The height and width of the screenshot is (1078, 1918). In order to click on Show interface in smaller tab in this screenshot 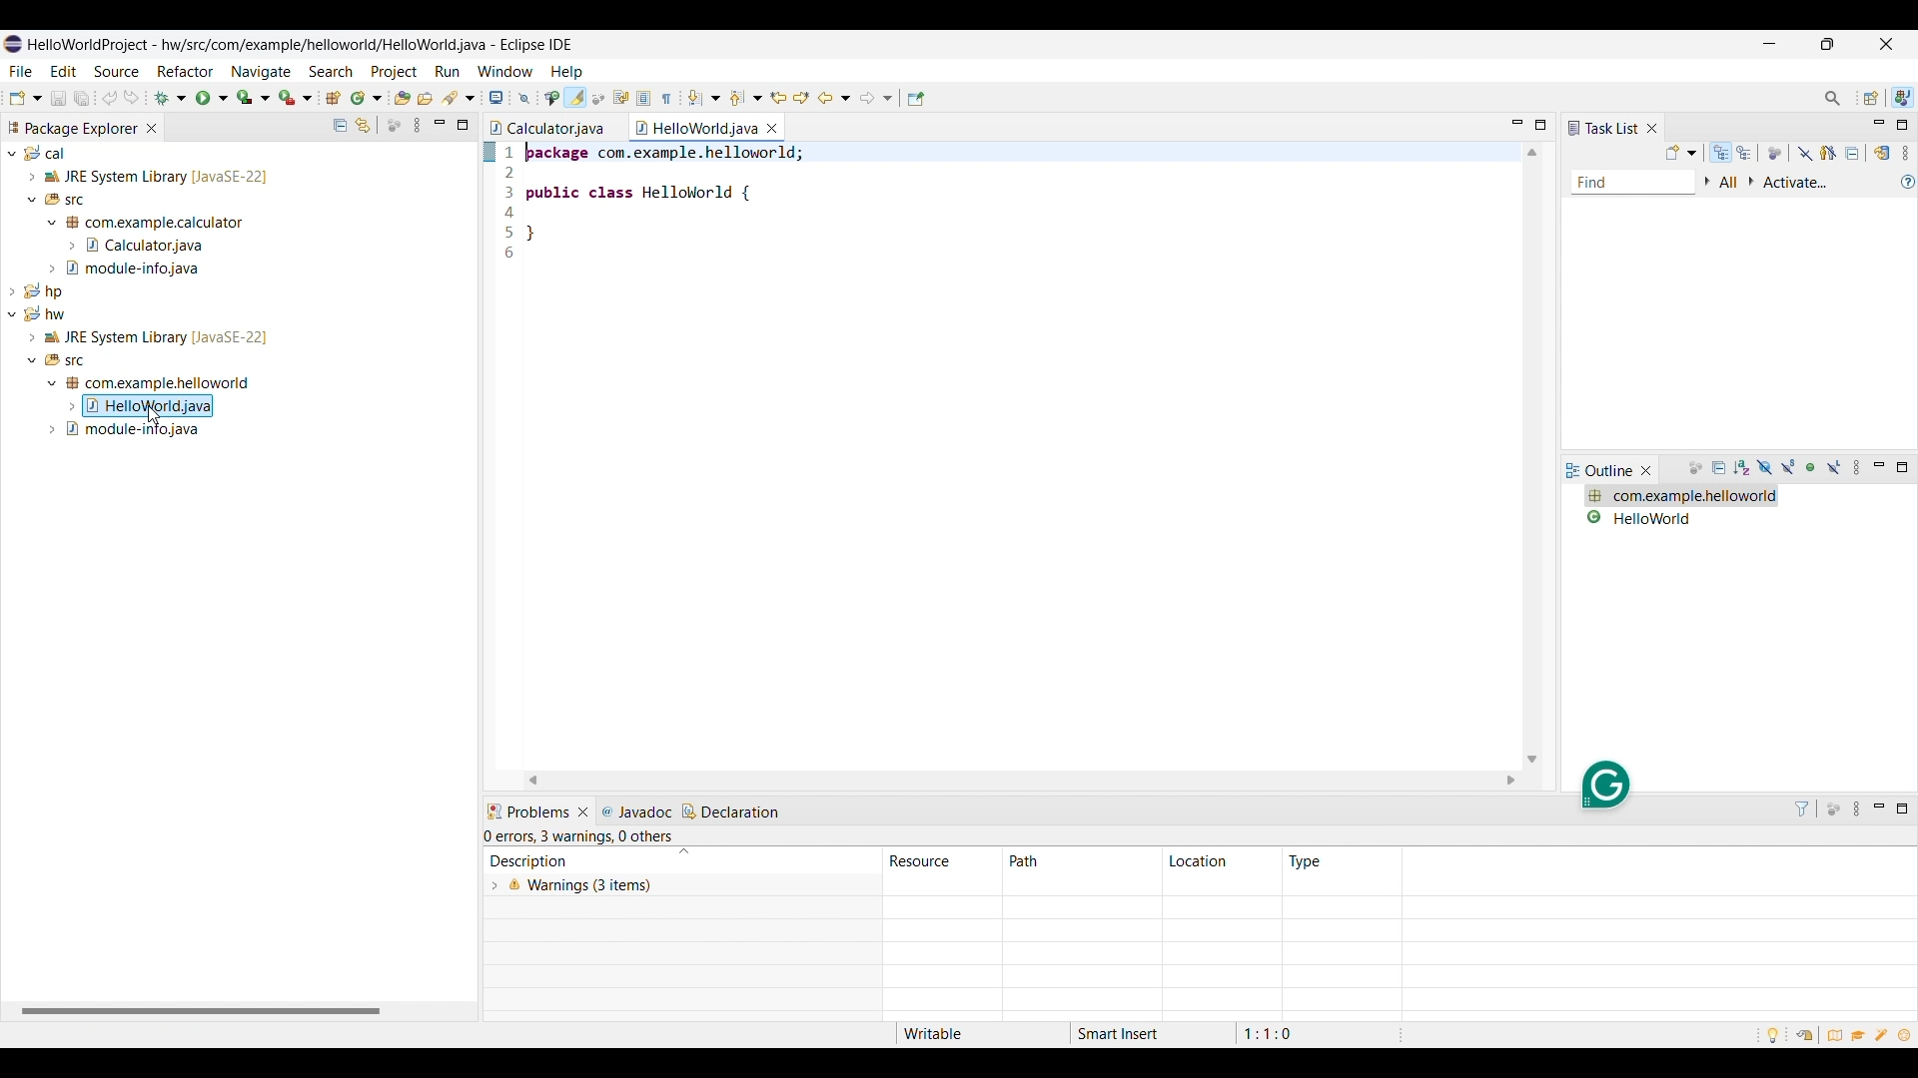, I will do `click(1828, 44)`.